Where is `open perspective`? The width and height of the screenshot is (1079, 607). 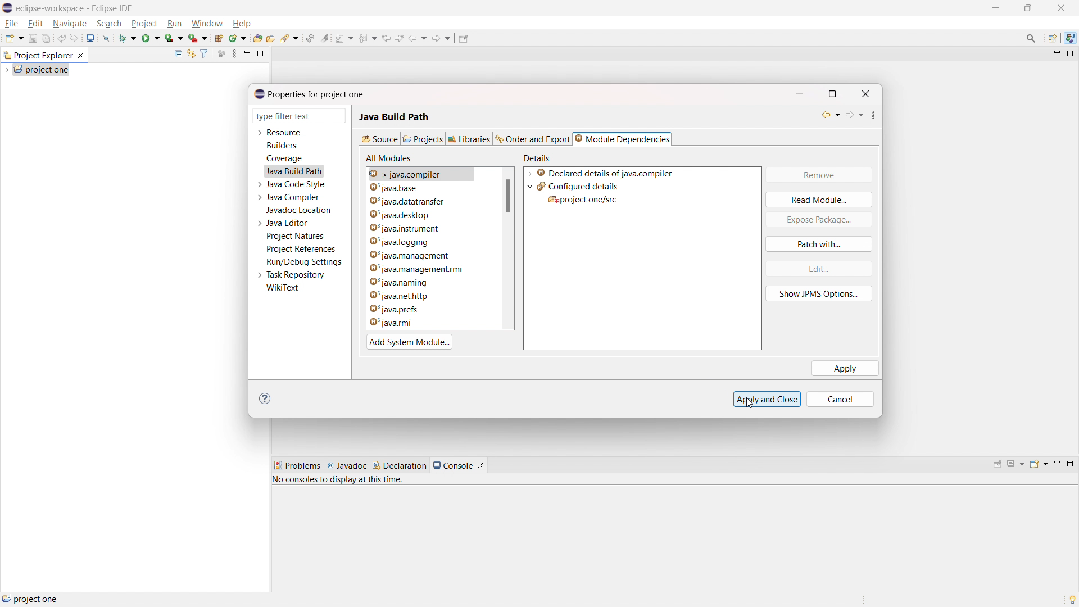 open perspective is located at coordinates (1053, 39).